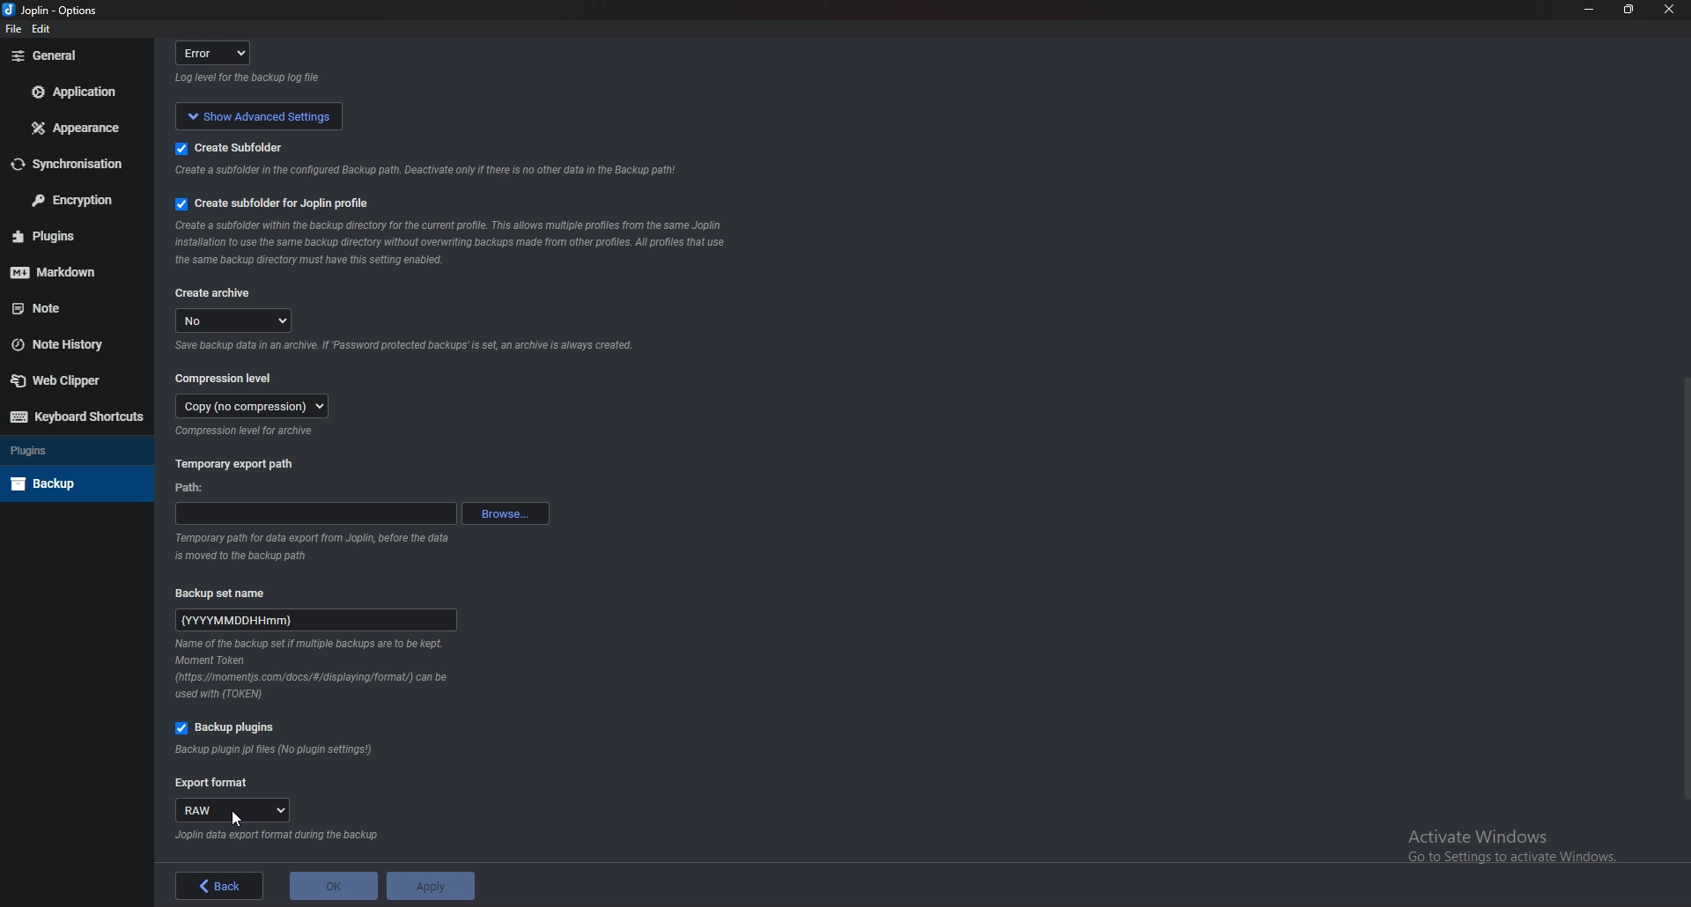 This screenshot has height=907, width=1691. Describe the element at coordinates (235, 810) in the screenshot. I see `raw` at that location.